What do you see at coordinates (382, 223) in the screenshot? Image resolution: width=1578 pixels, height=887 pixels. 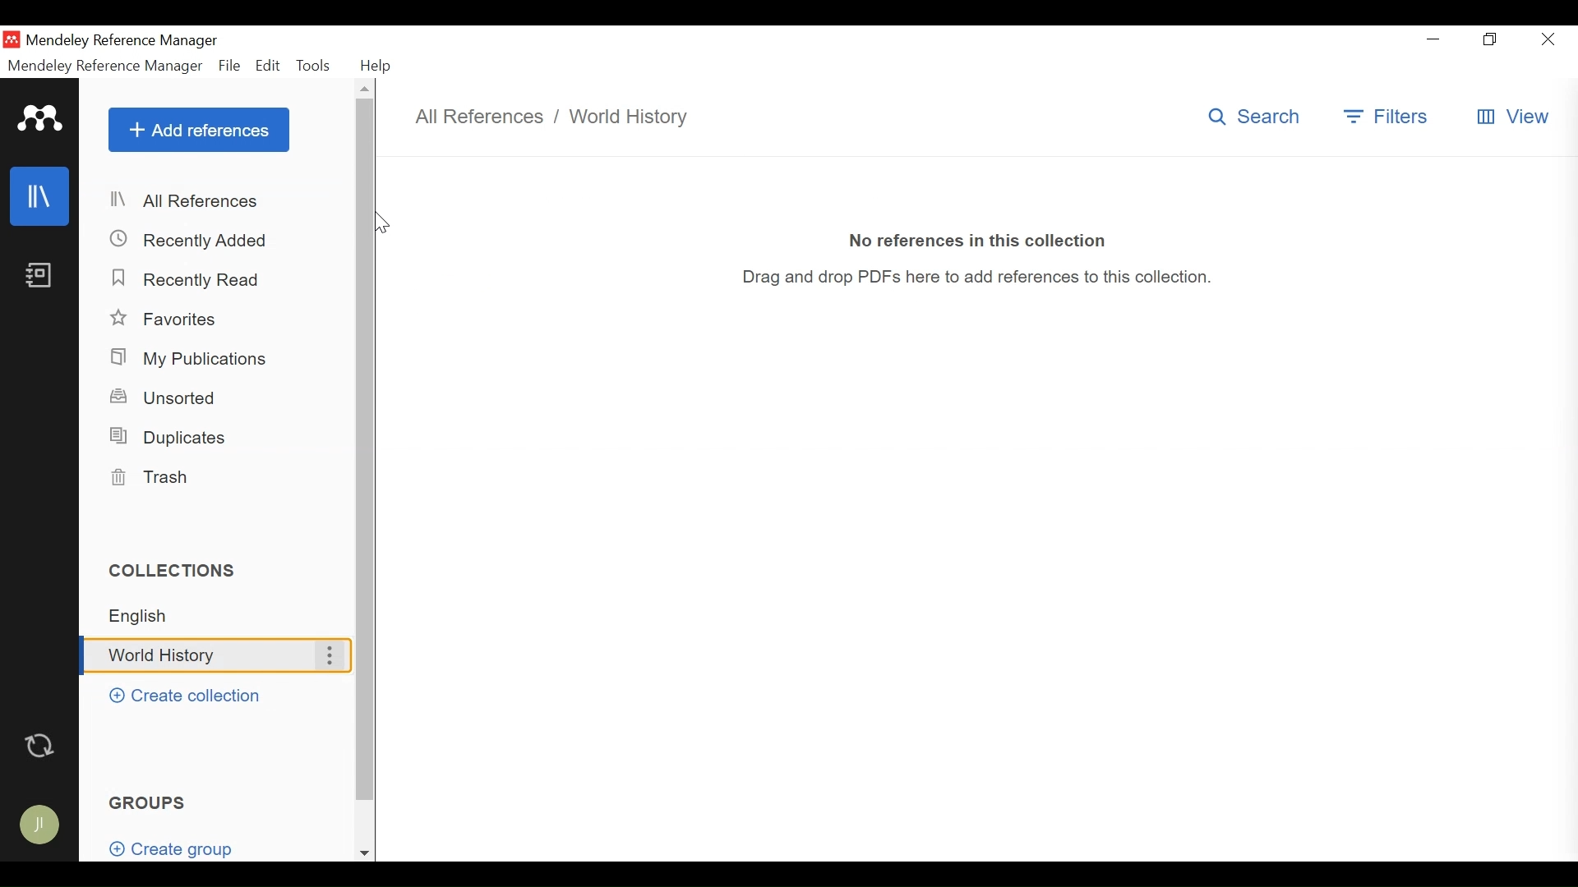 I see `Cursor` at bounding box center [382, 223].